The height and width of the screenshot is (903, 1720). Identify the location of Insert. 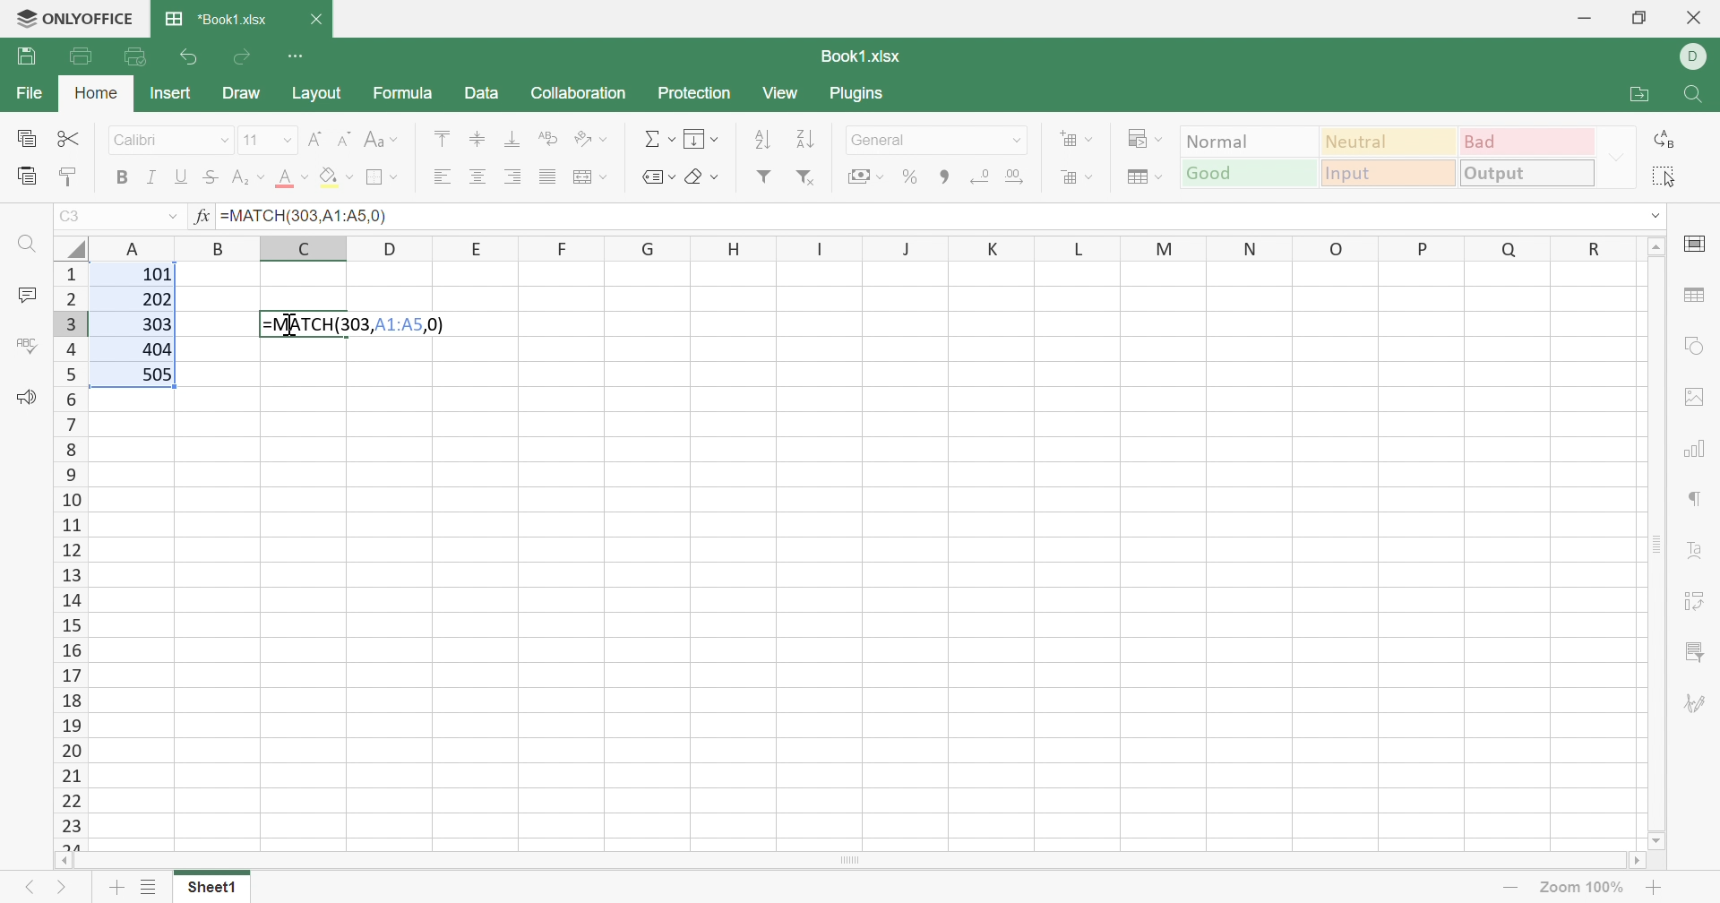
(170, 91).